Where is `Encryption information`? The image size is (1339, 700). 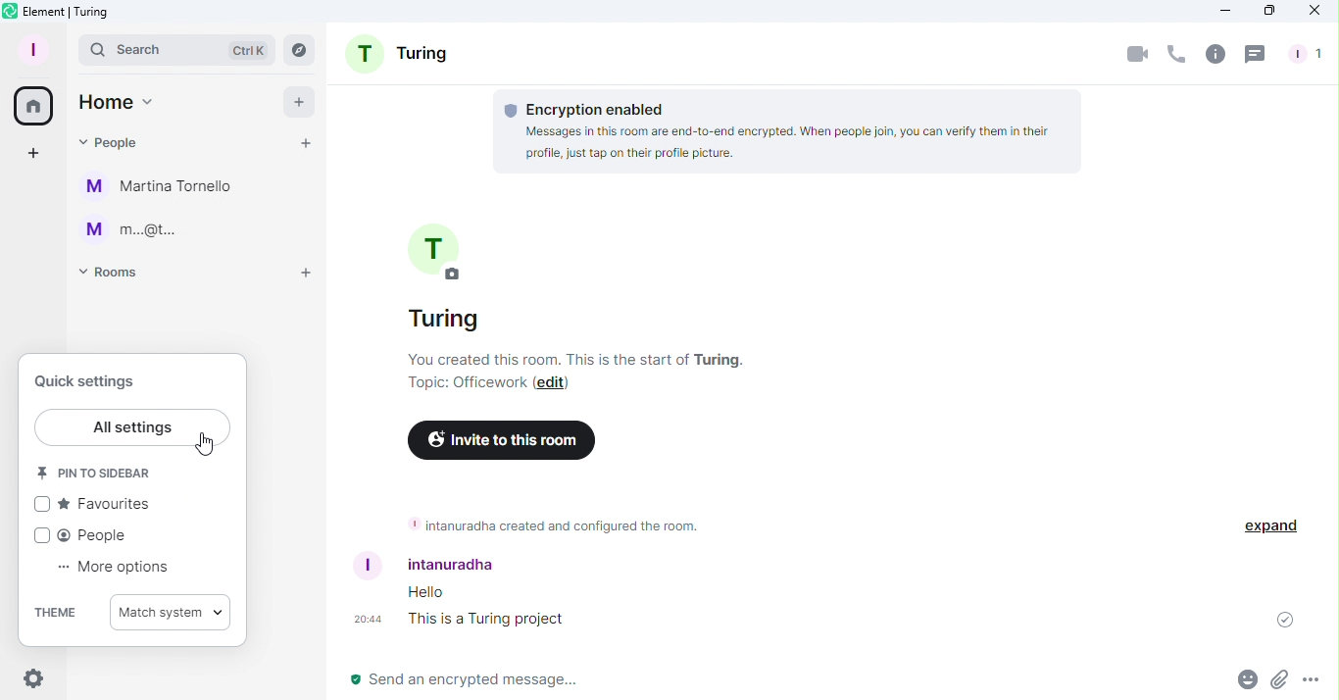 Encryption information is located at coordinates (792, 127).